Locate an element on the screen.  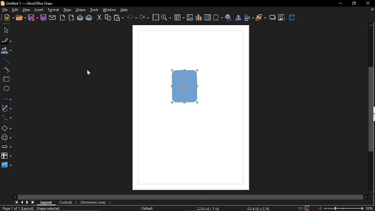
new is located at coordinates (9, 18).